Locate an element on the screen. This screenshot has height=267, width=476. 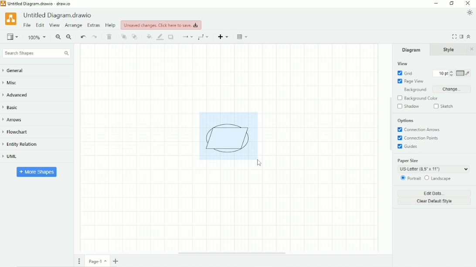
UML is located at coordinates (14, 157).